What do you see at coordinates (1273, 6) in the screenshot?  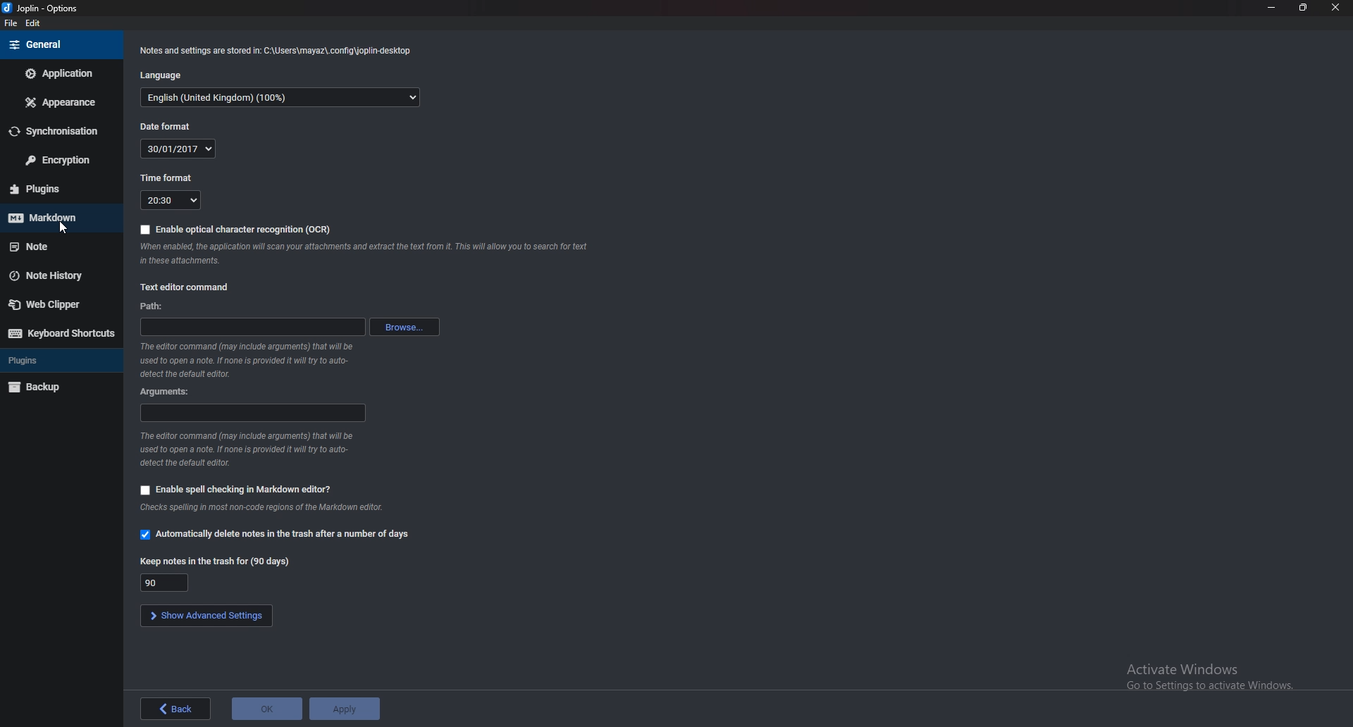 I see `minimize` at bounding box center [1273, 6].